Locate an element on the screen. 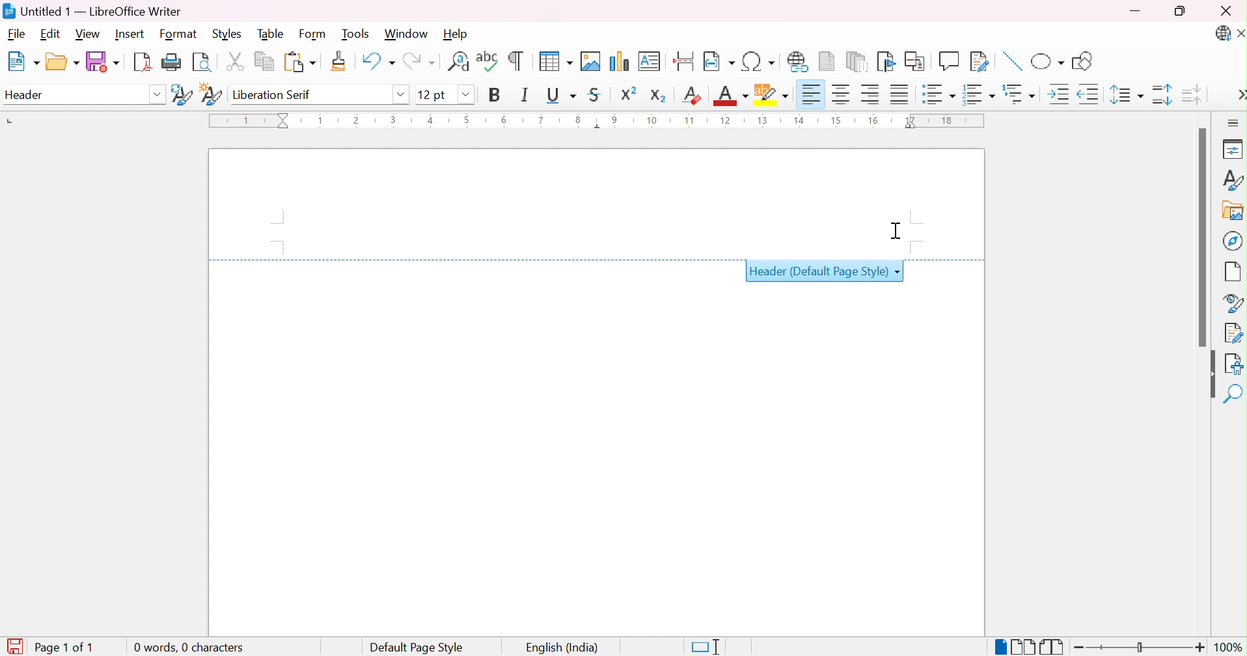 The width and height of the screenshot is (1247, 656). Styles is located at coordinates (232, 34).